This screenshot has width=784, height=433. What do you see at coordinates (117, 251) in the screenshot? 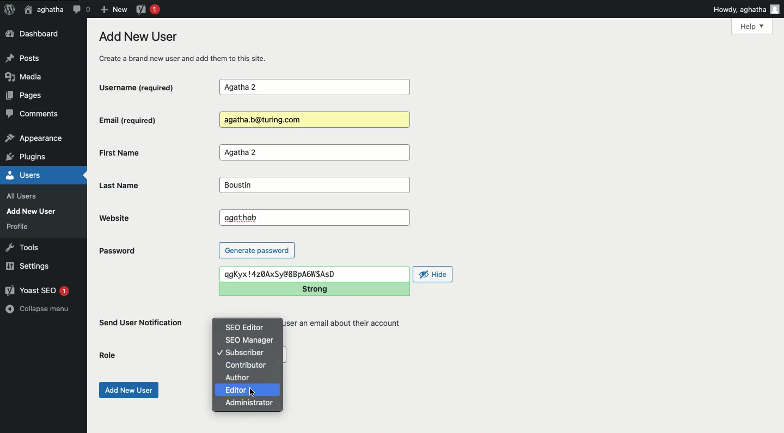
I see `Password` at bounding box center [117, 251].